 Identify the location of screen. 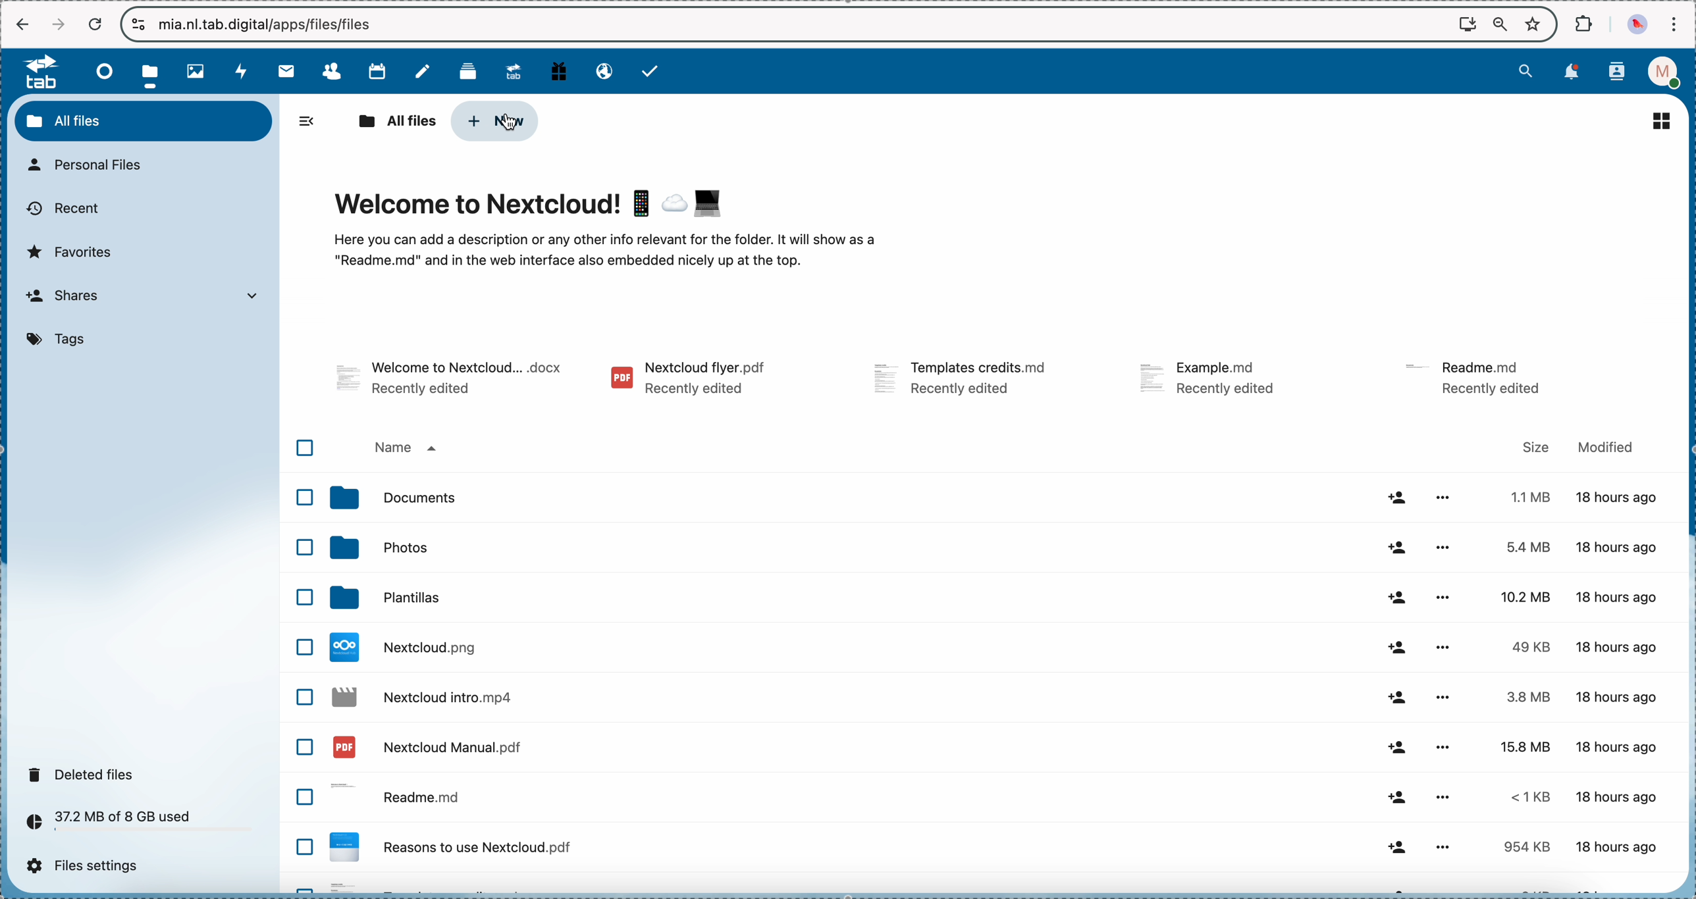
(1468, 23).